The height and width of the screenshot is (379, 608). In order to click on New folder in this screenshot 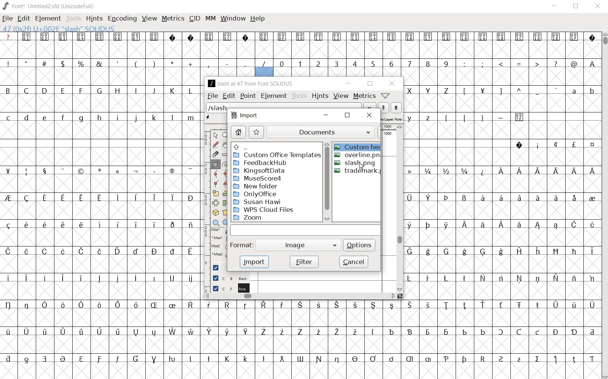, I will do `click(256, 186)`.